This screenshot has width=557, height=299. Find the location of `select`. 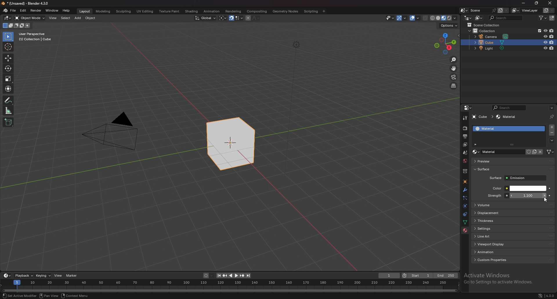

select is located at coordinates (66, 18).